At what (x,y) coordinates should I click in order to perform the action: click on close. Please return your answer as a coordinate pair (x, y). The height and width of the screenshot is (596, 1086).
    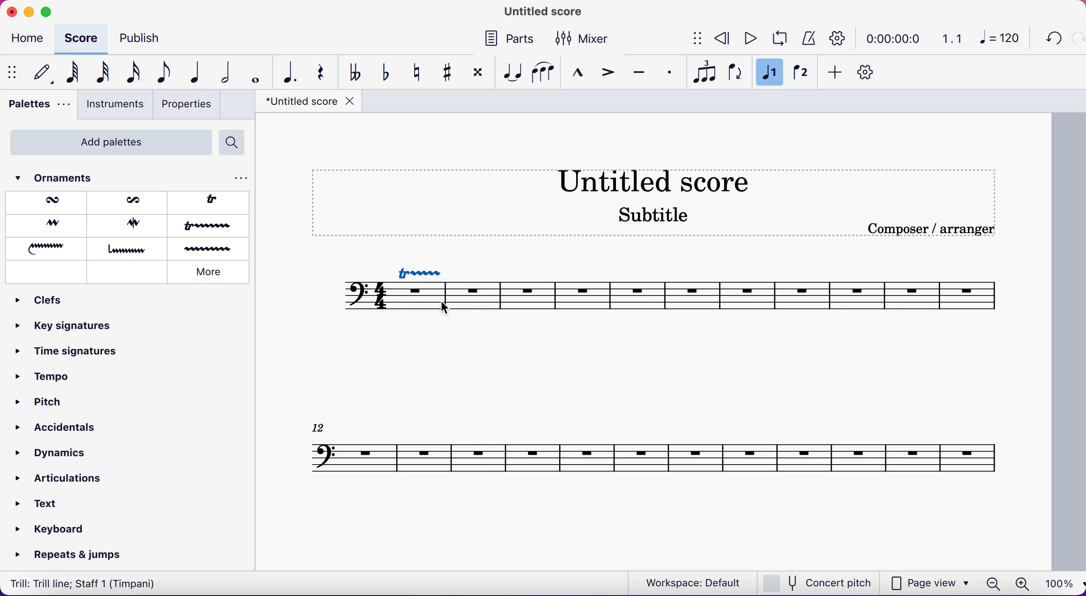
    Looking at the image, I should click on (11, 11).